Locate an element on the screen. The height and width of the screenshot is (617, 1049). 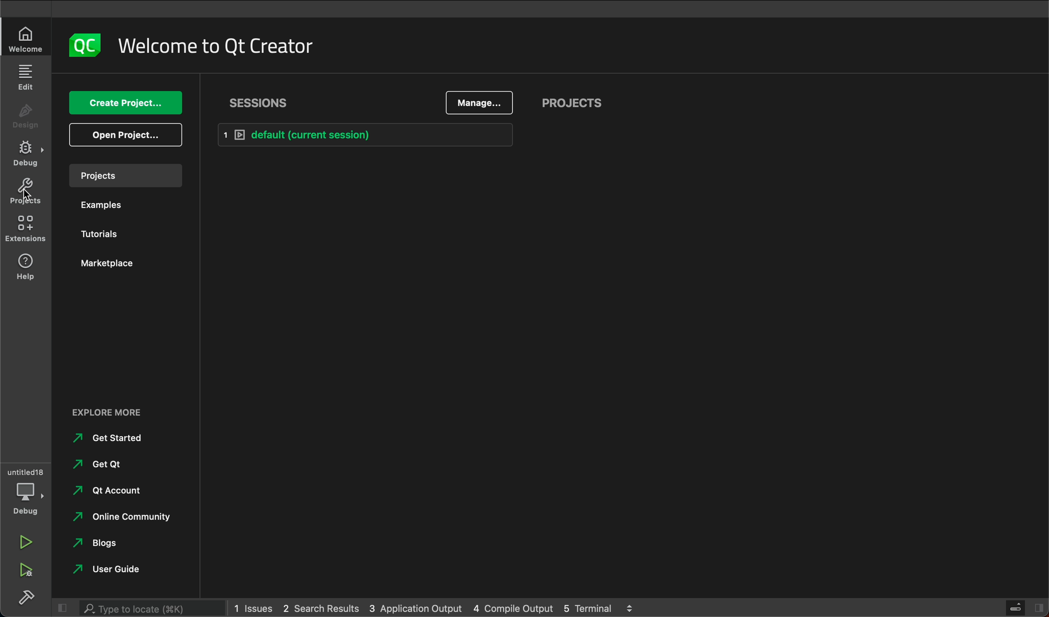
close slidebar is located at coordinates (1024, 607).